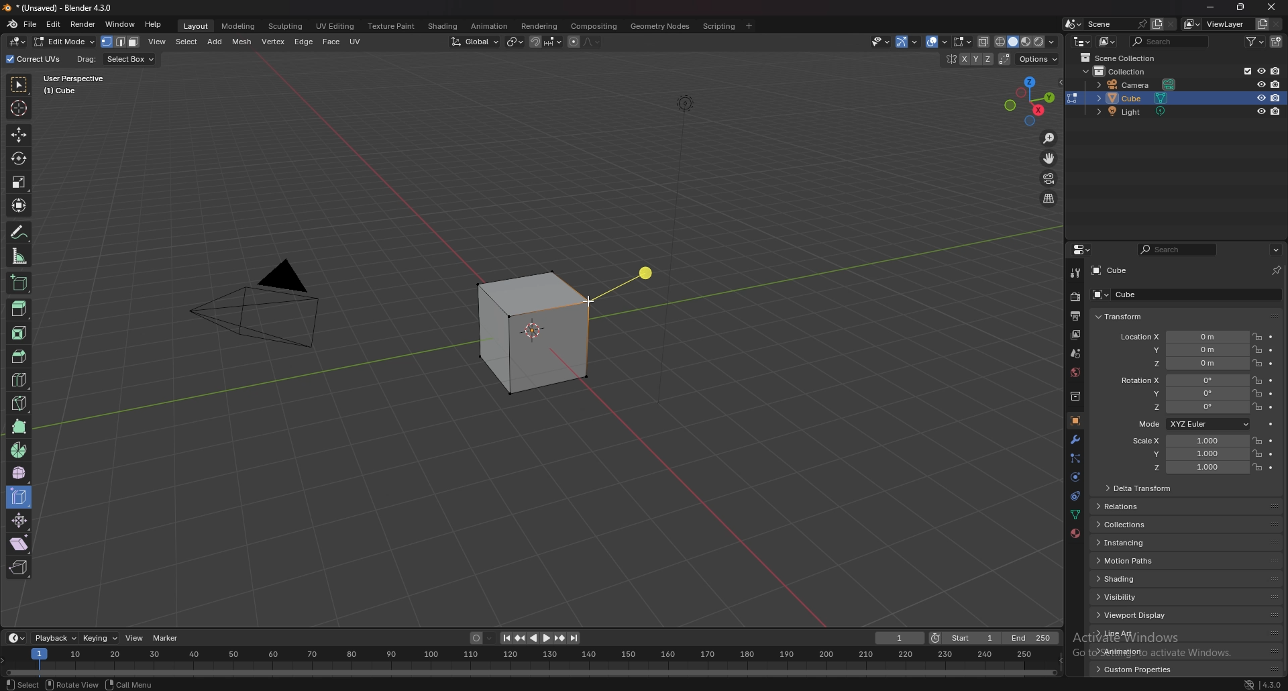 The image size is (1288, 691). What do you see at coordinates (1256, 407) in the screenshot?
I see `lock` at bounding box center [1256, 407].